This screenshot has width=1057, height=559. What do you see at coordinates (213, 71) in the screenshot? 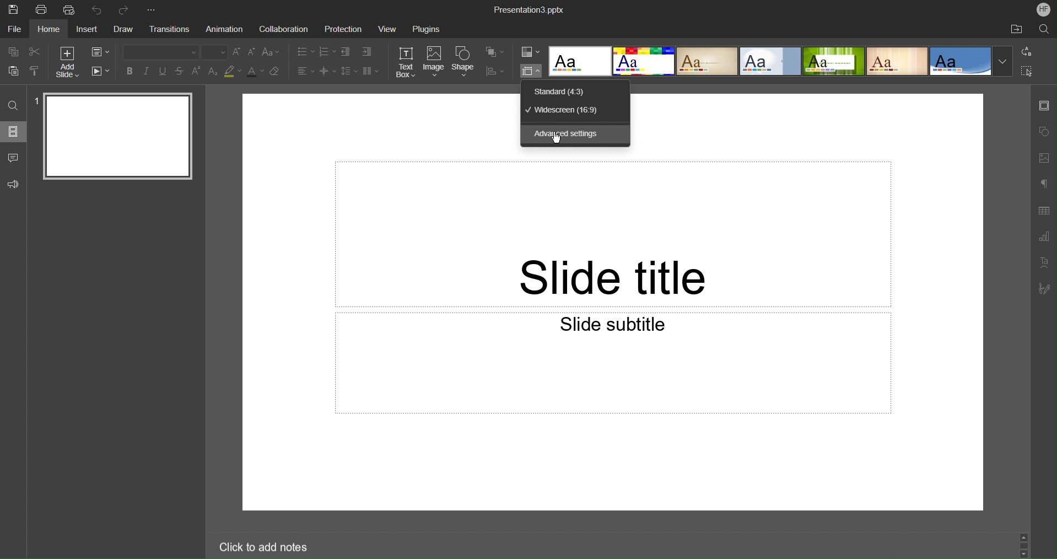
I see `Subscript` at bounding box center [213, 71].